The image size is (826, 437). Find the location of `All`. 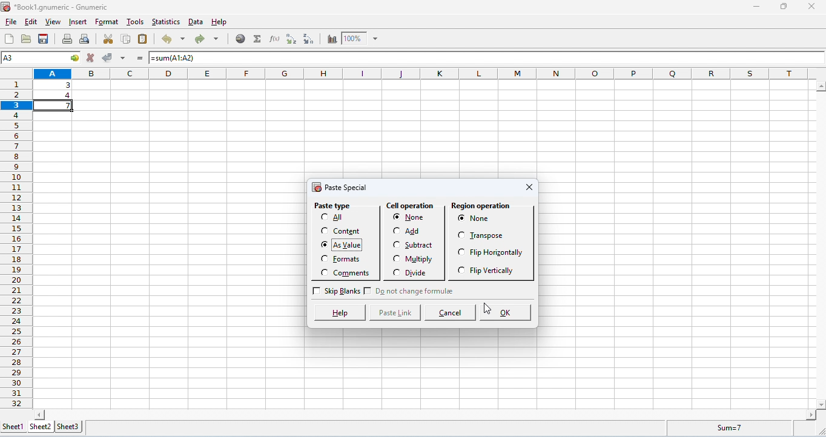

All is located at coordinates (338, 217).